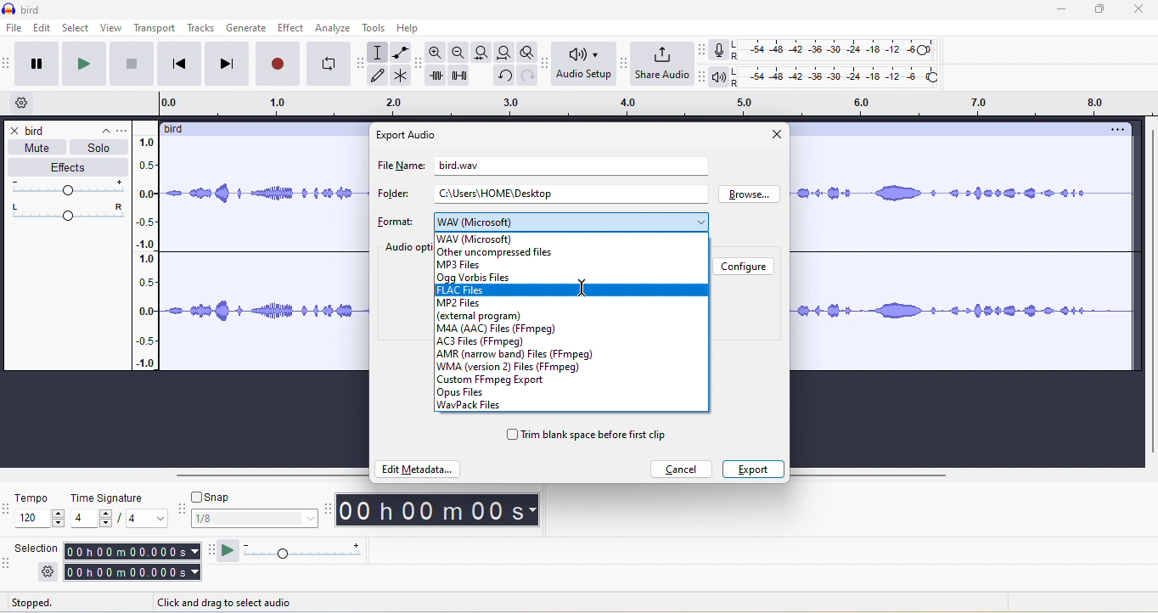  Describe the element at coordinates (37, 550) in the screenshot. I see `selection` at that location.